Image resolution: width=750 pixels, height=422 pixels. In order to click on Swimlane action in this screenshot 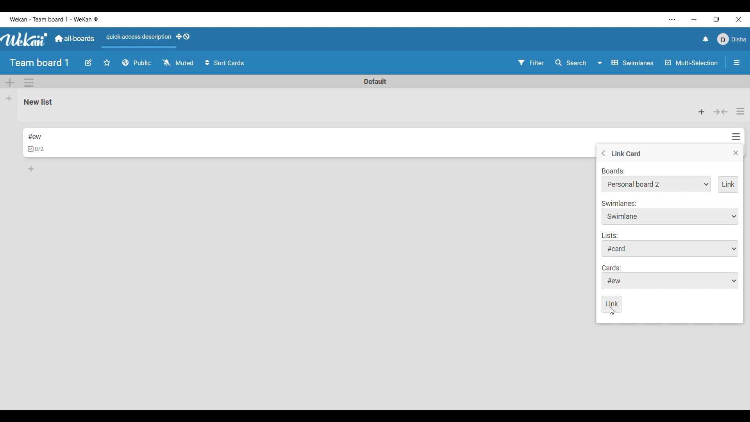, I will do `click(29, 82)`.